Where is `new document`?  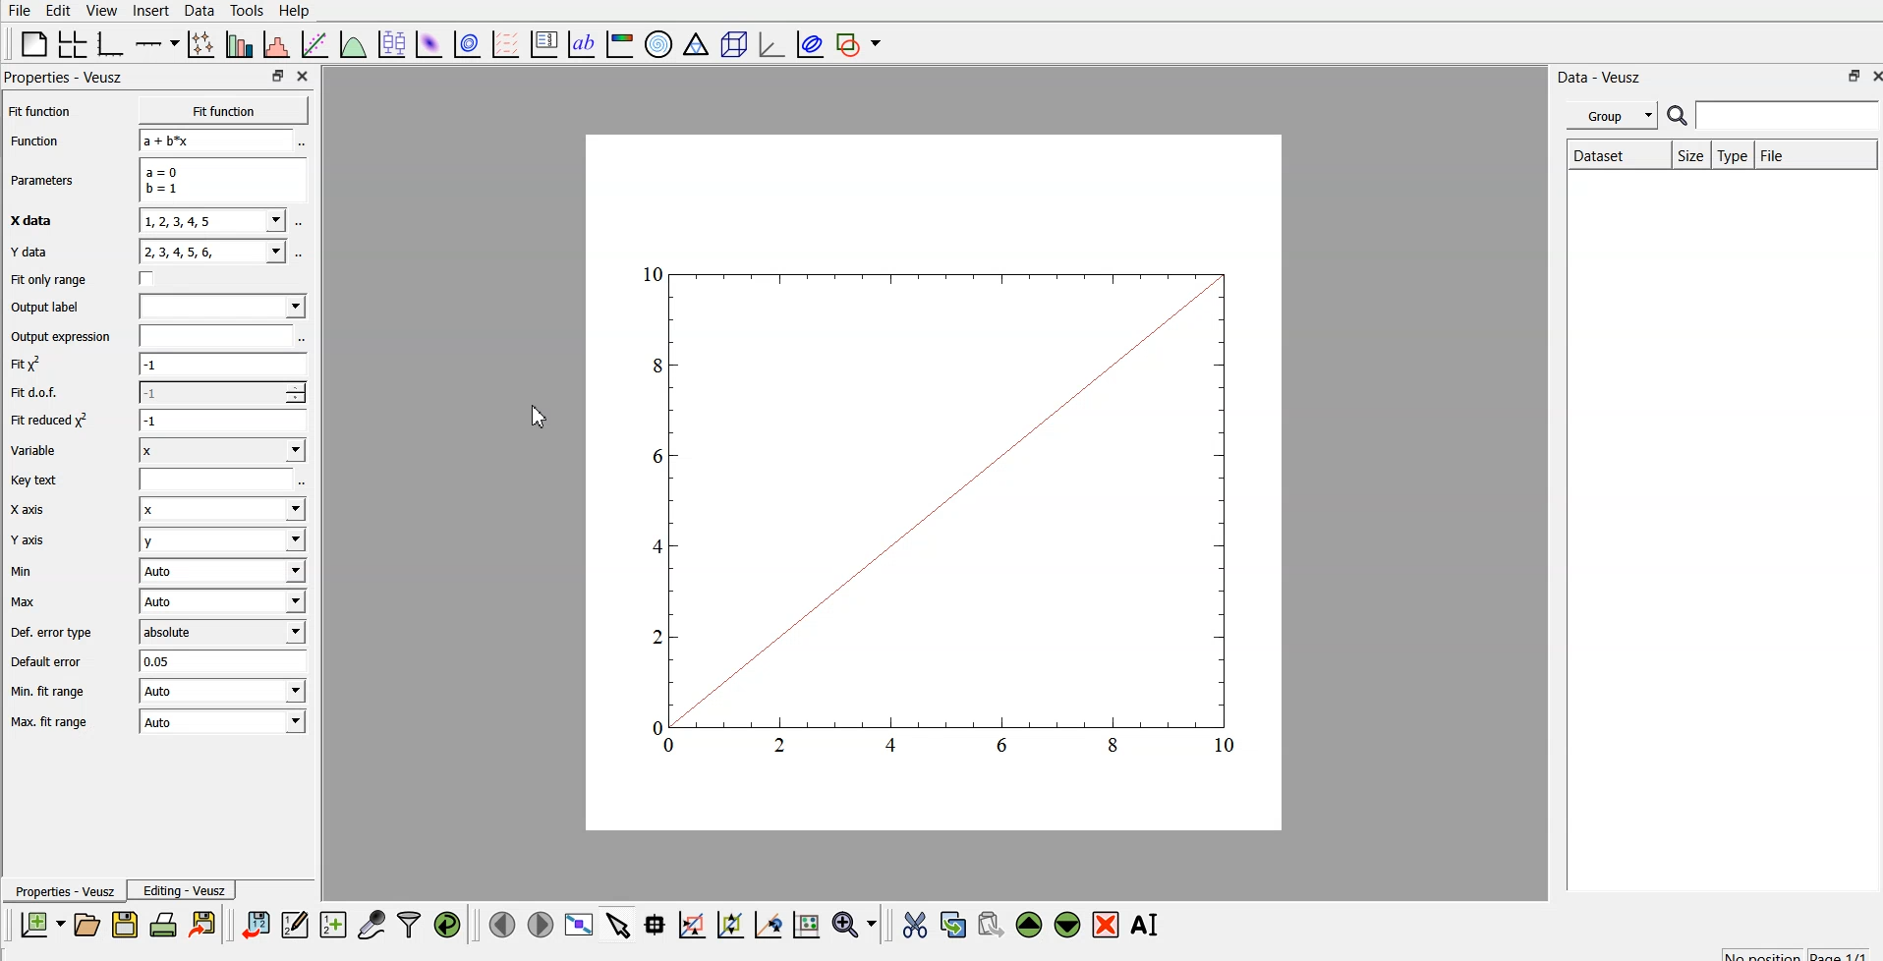
new document is located at coordinates (33, 926).